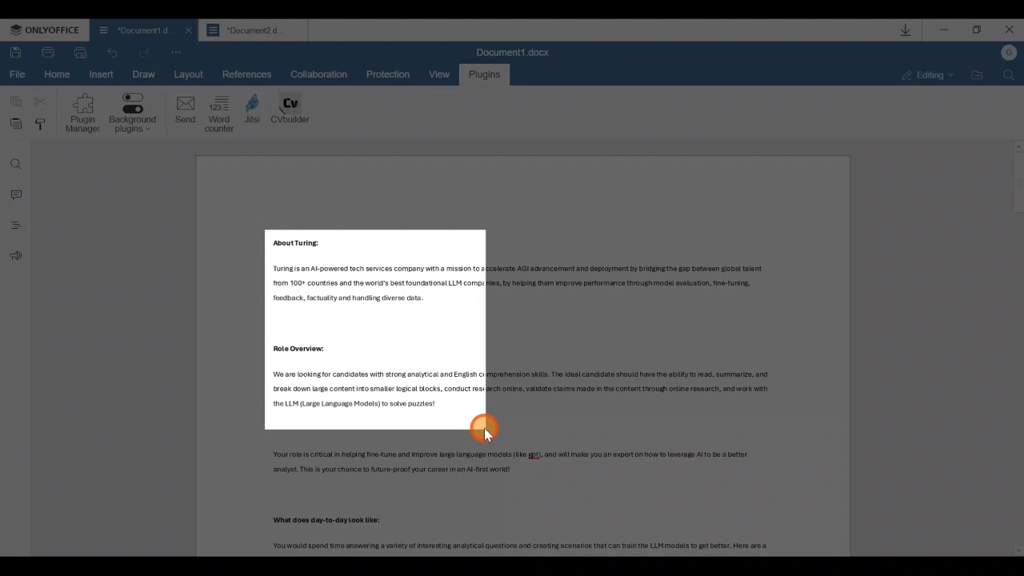 Image resolution: width=1024 pixels, height=576 pixels. I want to click on Customize quick access toolbar, so click(177, 53).